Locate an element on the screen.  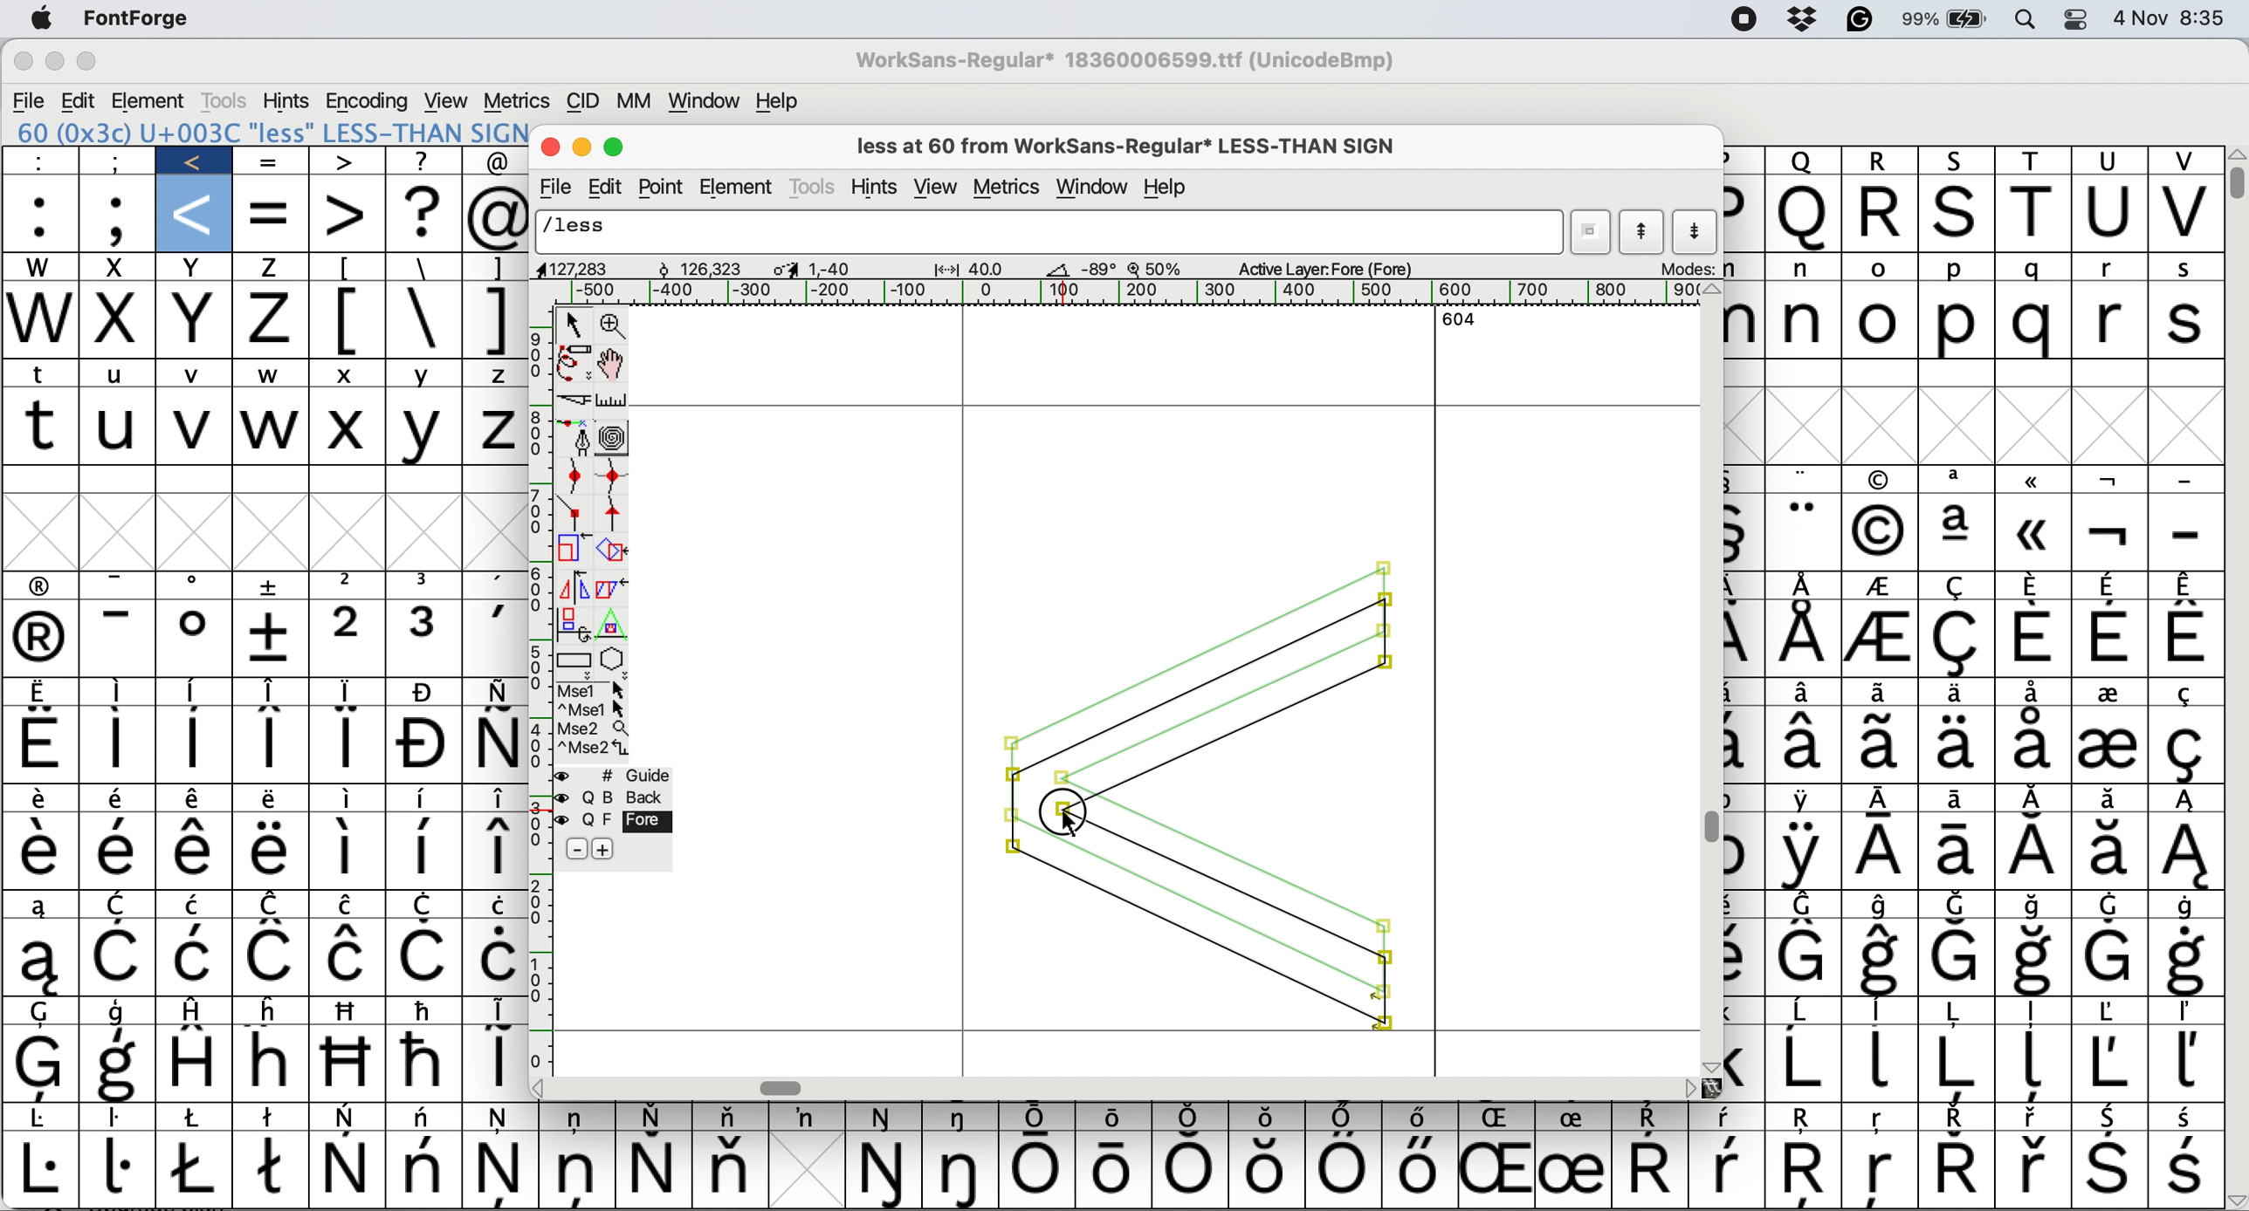
Symbol is located at coordinates (2186, 1169).